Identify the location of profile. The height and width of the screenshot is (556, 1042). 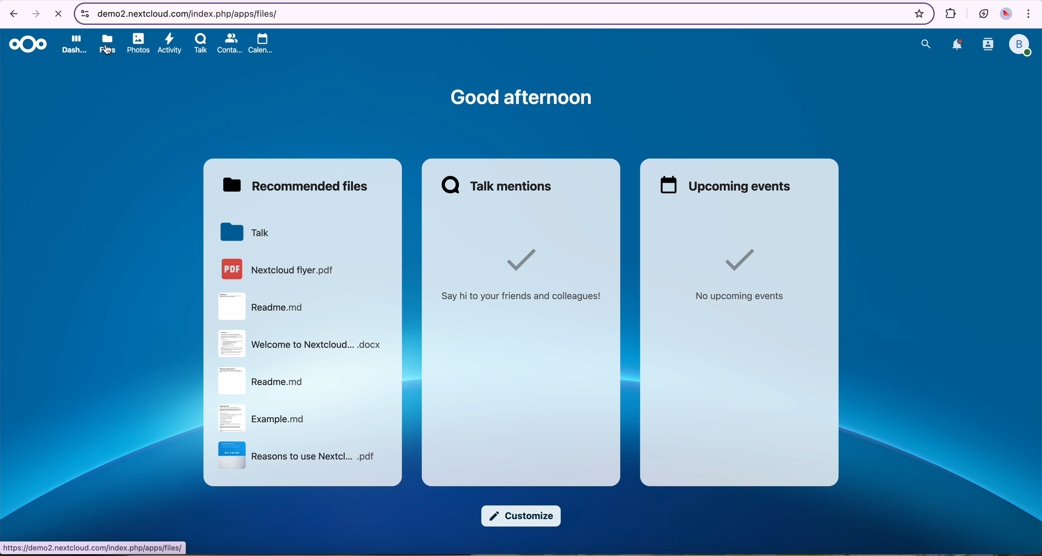
(1021, 46).